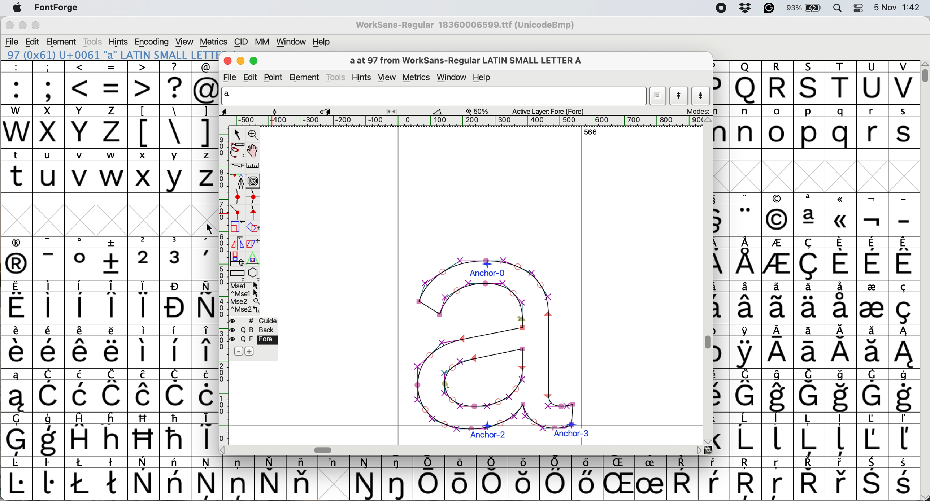  Describe the element at coordinates (17, 8) in the screenshot. I see `system logo` at that location.